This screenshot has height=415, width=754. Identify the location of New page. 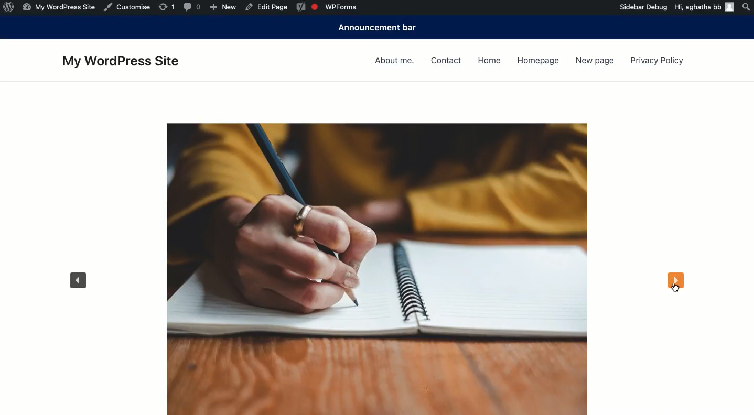
(592, 61).